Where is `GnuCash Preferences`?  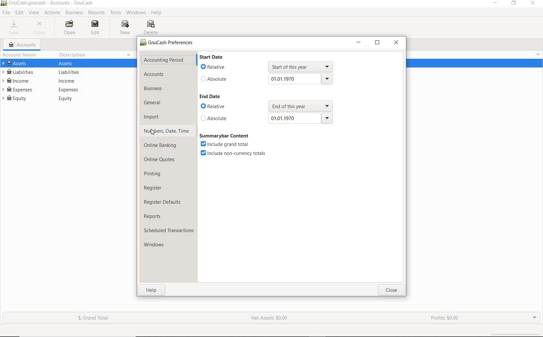 GnuCash Preferences is located at coordinates (167, 43).